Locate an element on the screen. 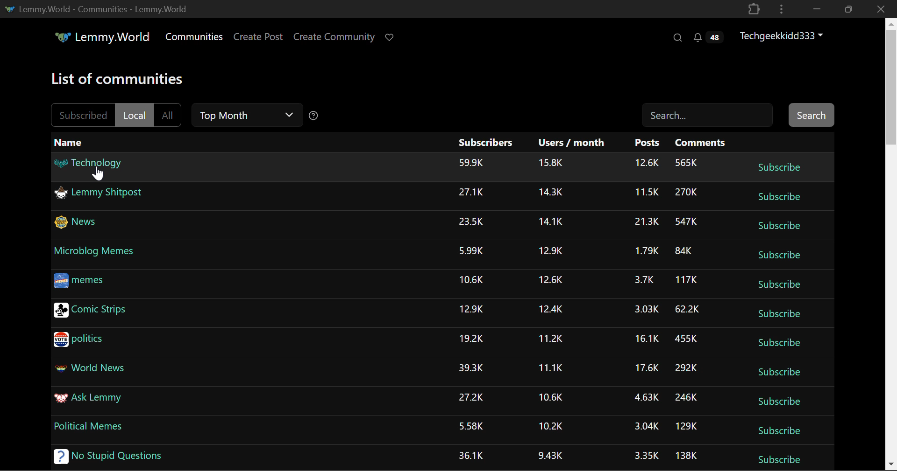 The image size is (897, 471). Sorting Help is located at coordinates (314, 115).